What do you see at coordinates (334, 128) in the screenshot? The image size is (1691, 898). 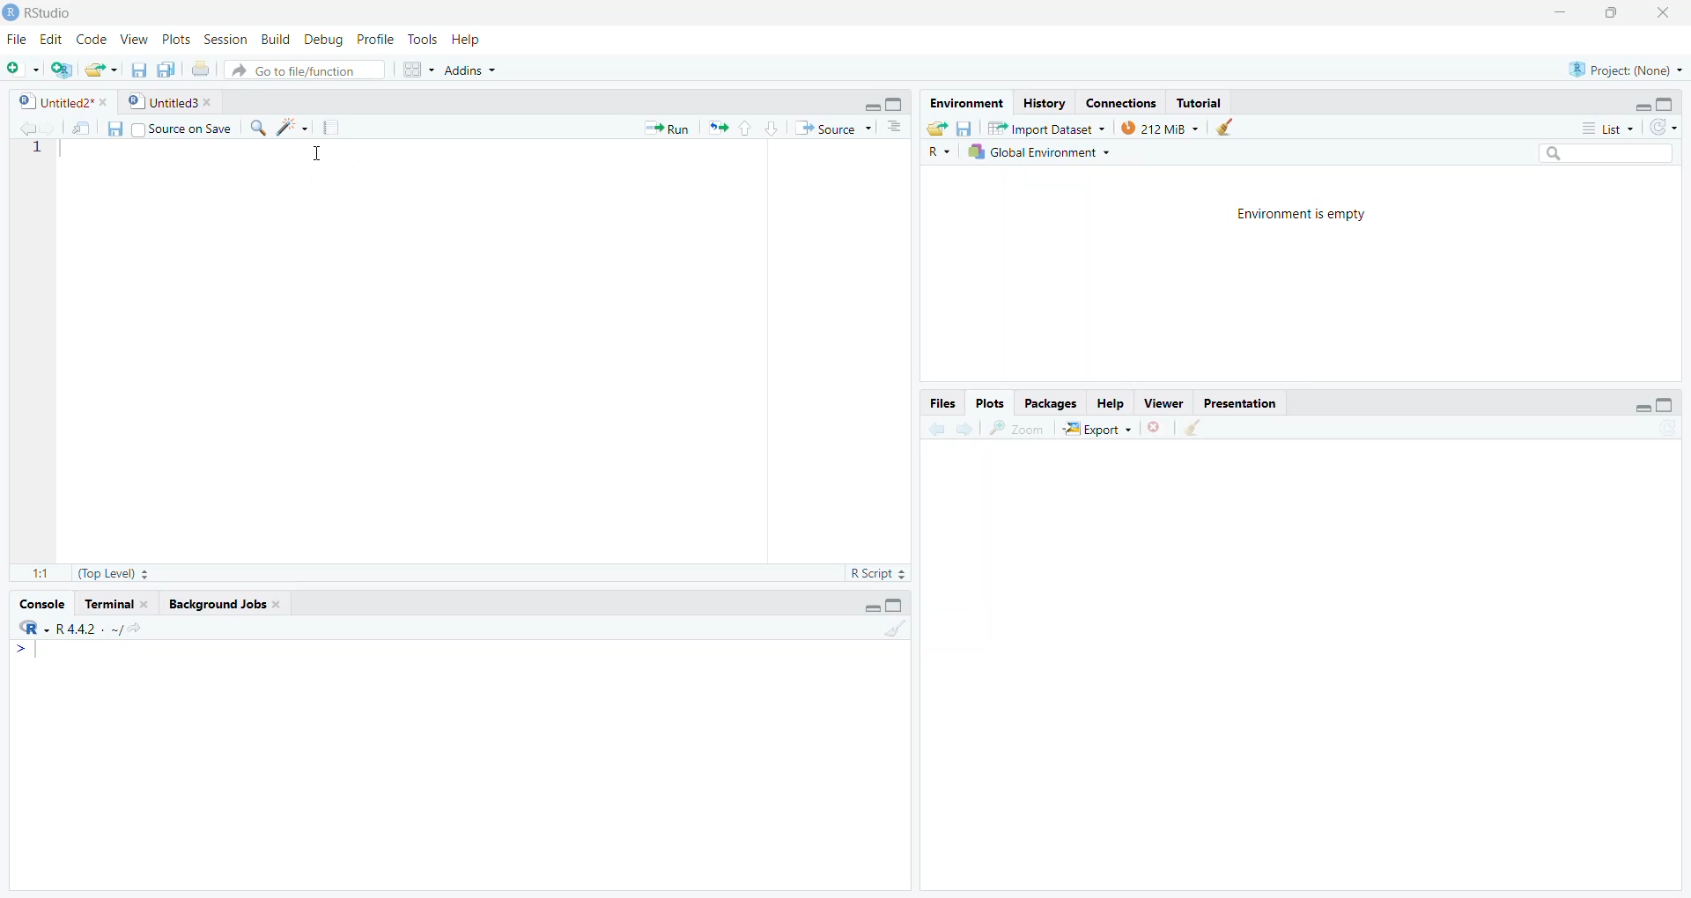 I see `document` at bounding box center [334, 128].